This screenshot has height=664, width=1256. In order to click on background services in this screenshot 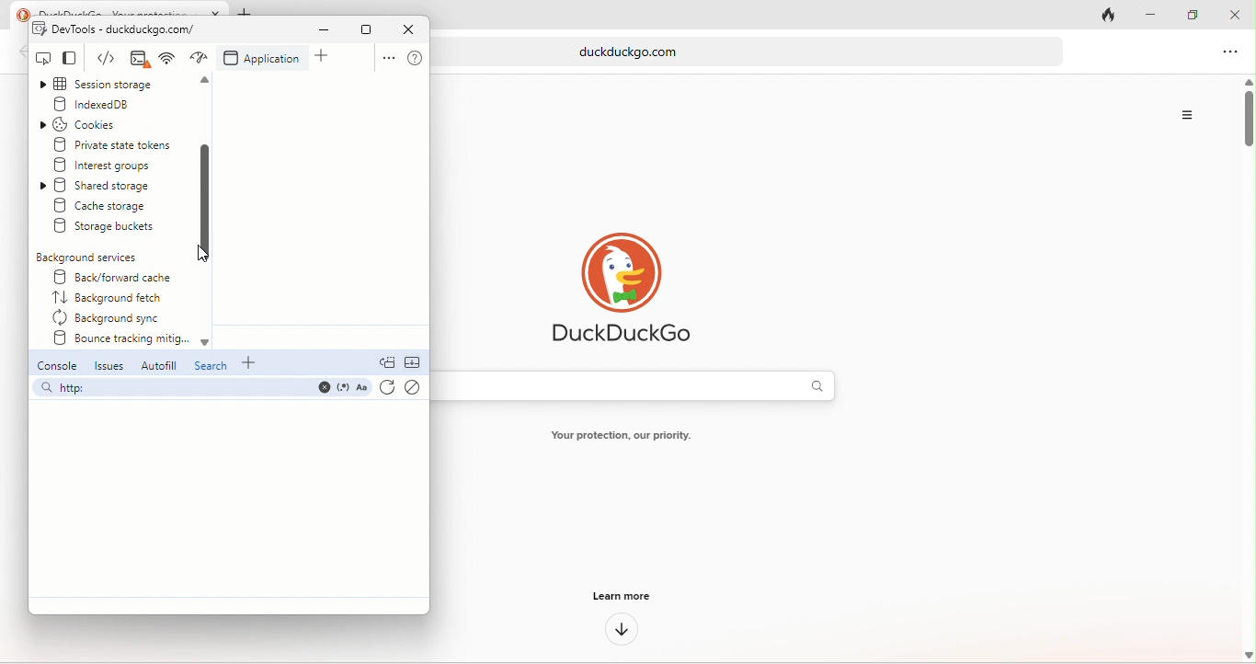, I will do `click(90, 258)`.